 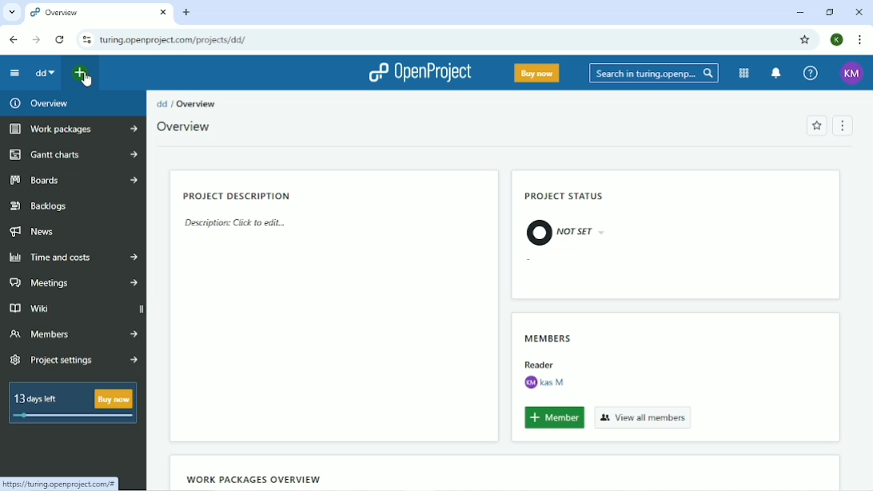 What do you see at coordinates (164, 14) in the screenshot?
I see `close` at bounding box center [164, 14].